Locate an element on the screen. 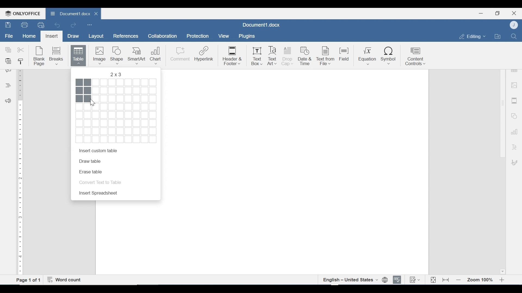 This screenshot has height=293, width=522. Text Art is located at coordinates (273, 56).